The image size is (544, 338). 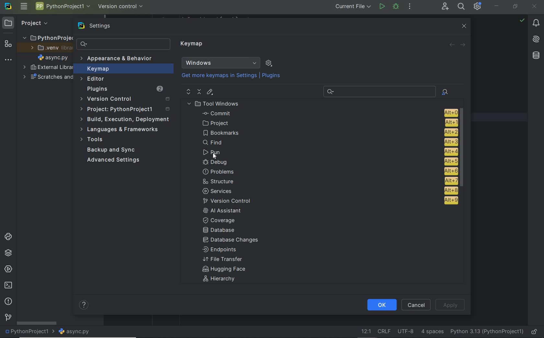 What do you see at coordinates (222, 270) in the screenshot?
I see `Hugging face` at bounding box center [222, 270].